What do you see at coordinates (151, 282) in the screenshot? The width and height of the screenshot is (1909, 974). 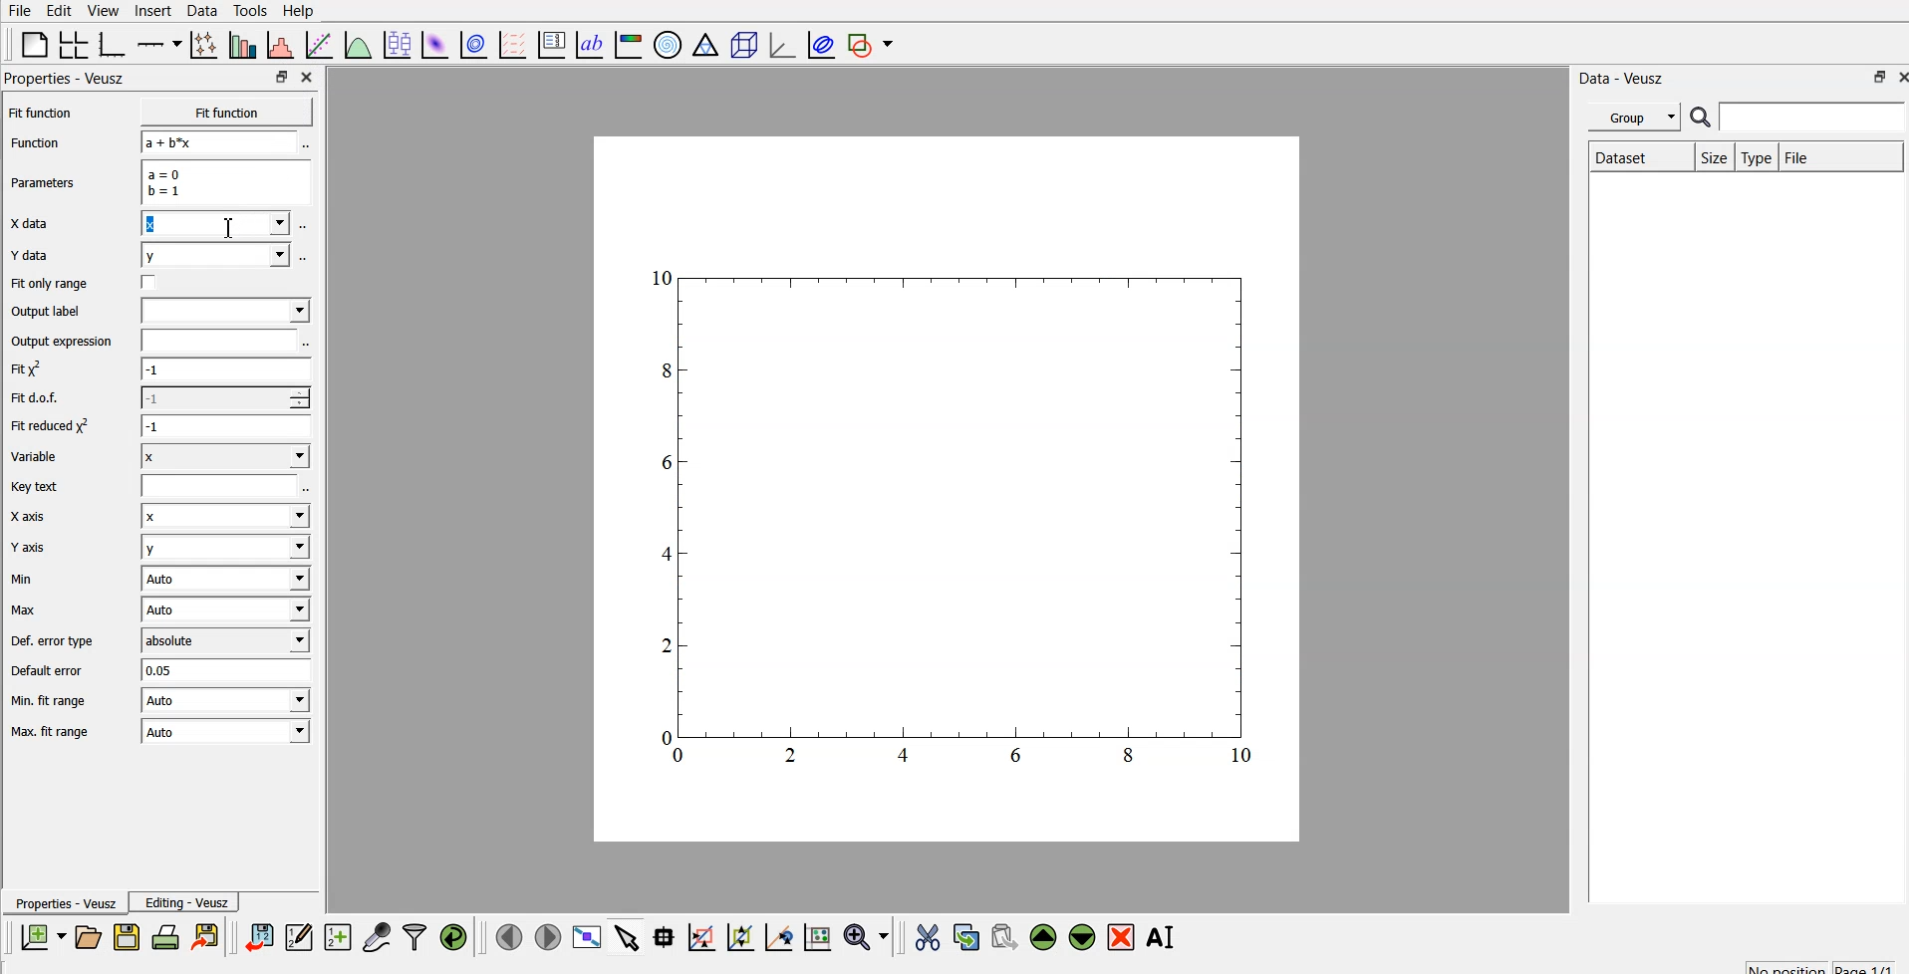 I see `check box` at bounding box center [151, 282].